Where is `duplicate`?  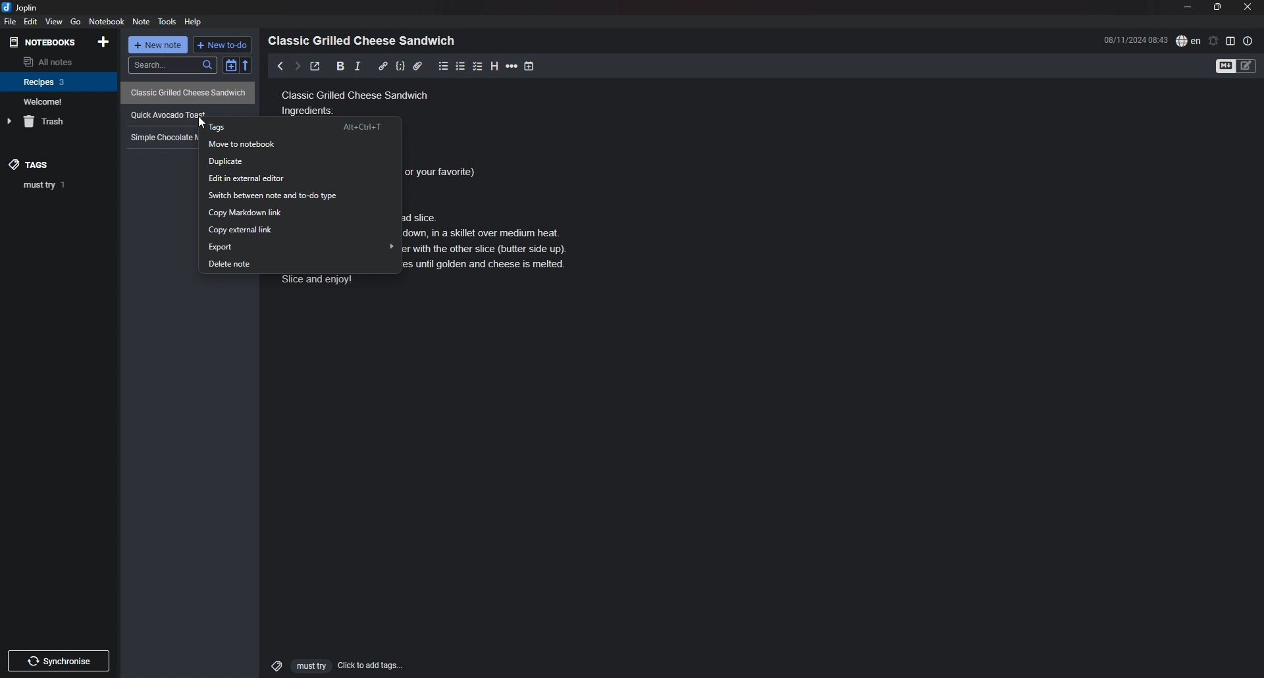
duplicate is located at coordinates (300, 162).